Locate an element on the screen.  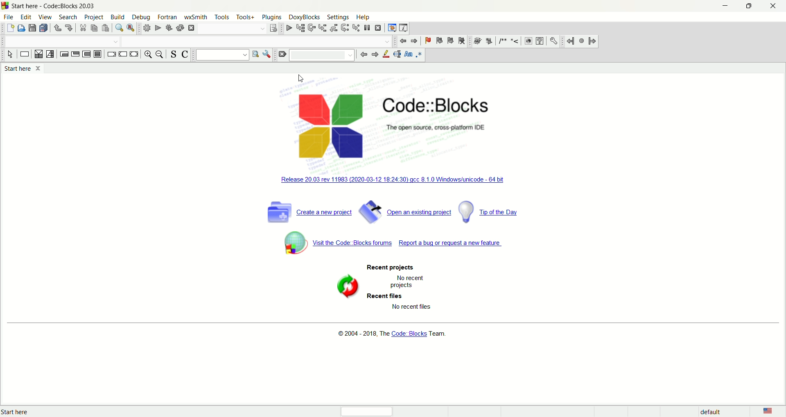
run search is located at coordinates (256, 54).